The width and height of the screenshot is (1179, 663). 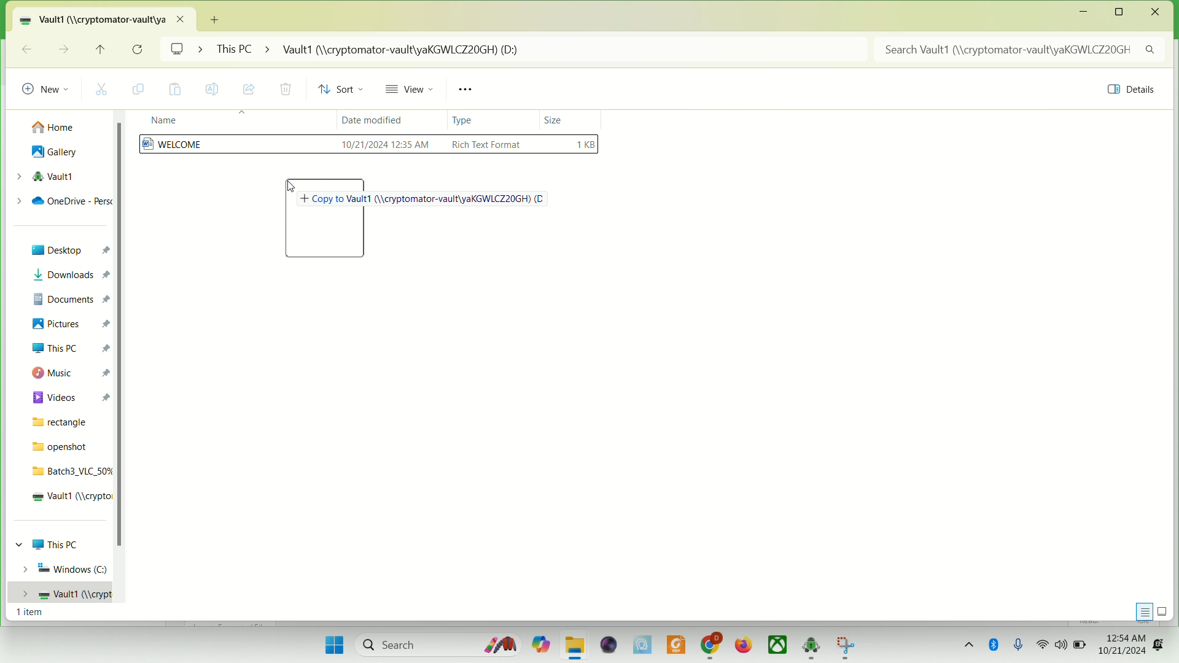 I want to click on date, so click(x=1123, y=653).